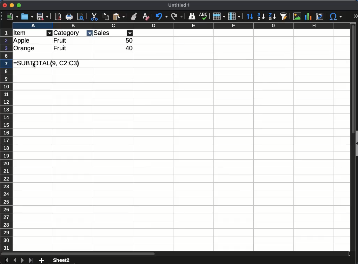  I want to click on save, so click(43, 16).